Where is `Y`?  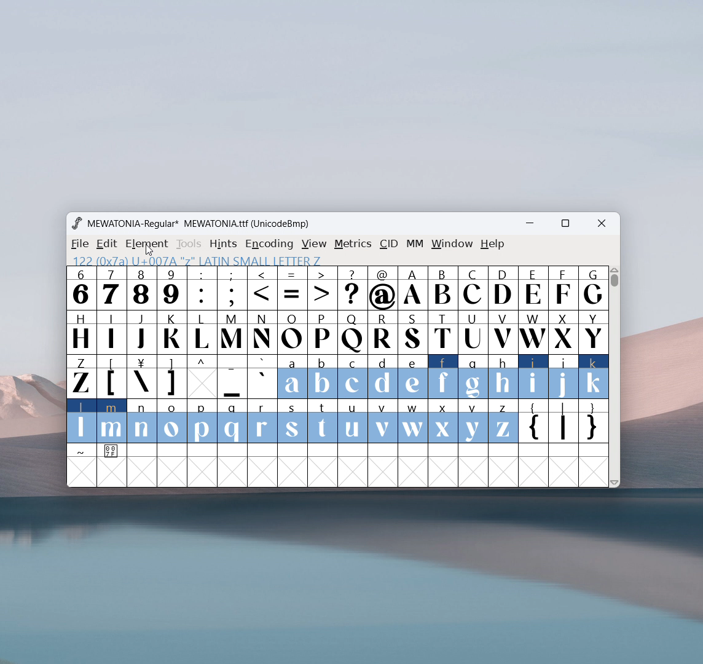
Y is located at coordinates (594, 331).